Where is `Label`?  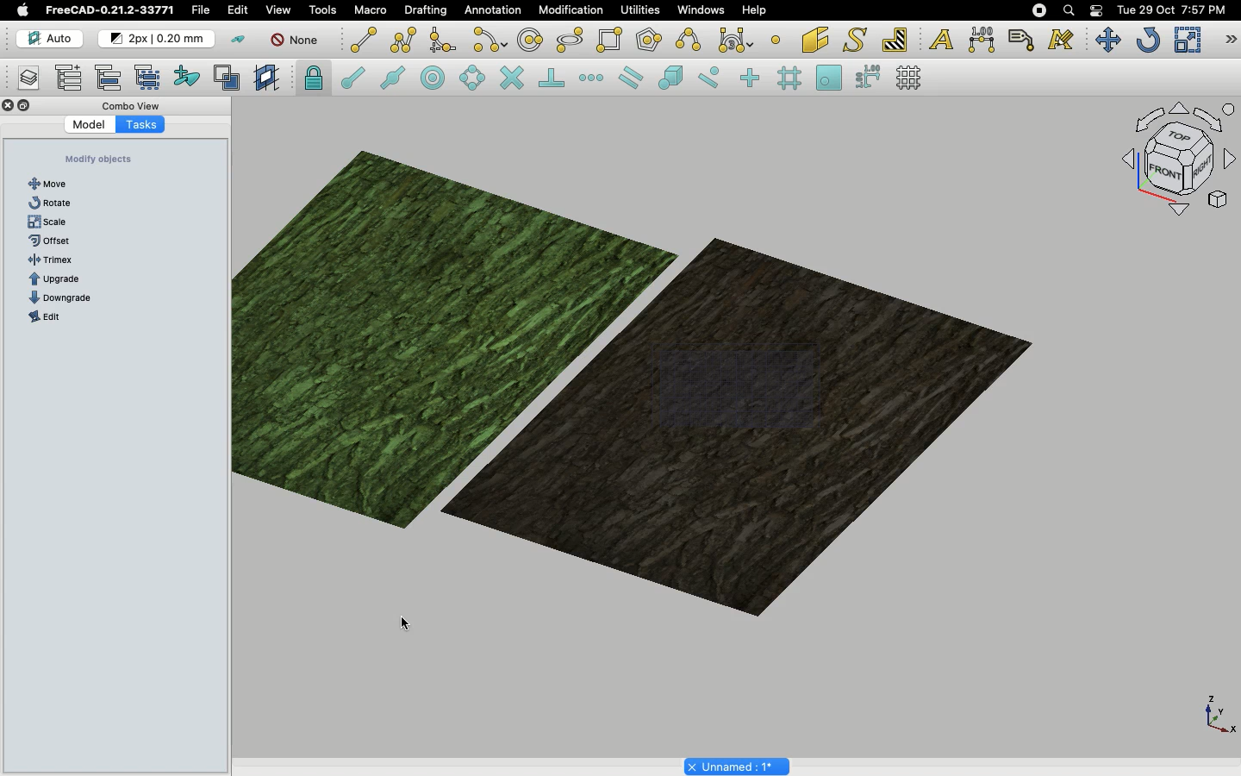 Label is located at coordinates (1024, 40).